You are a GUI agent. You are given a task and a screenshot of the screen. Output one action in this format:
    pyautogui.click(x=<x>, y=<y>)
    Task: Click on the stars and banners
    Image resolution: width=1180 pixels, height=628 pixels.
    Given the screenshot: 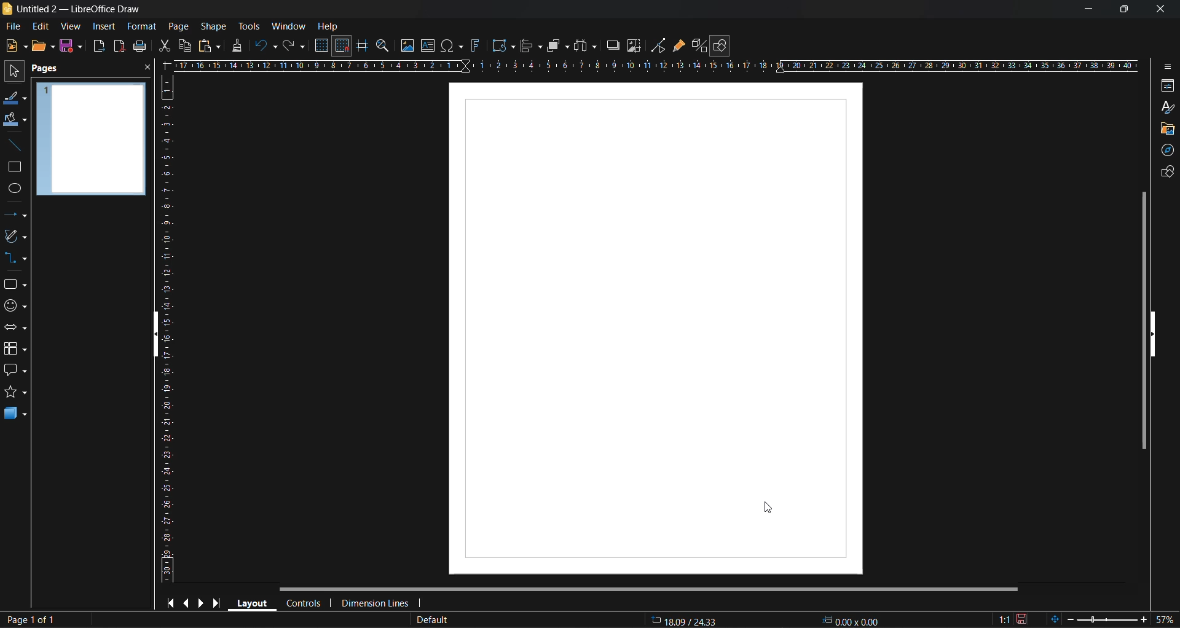 What is the action you would take?
    pyautogui.click(x=16, y=392)
    